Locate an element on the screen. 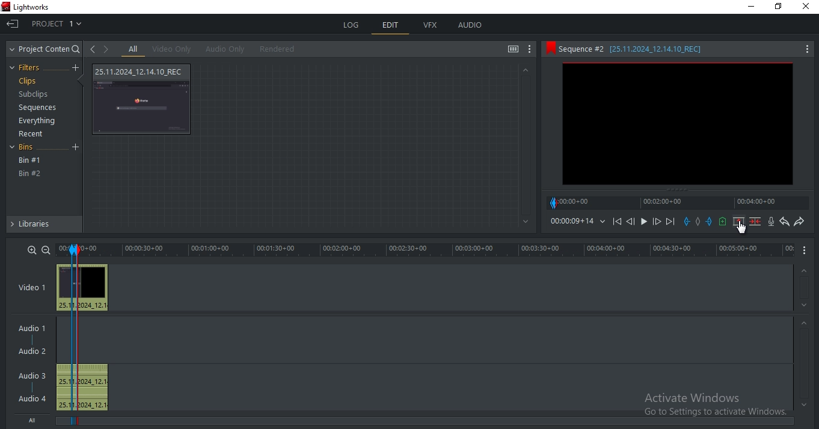 The height and width of the screenshot is (429, 819). sequence #2 is located at coordinates (664, 49).